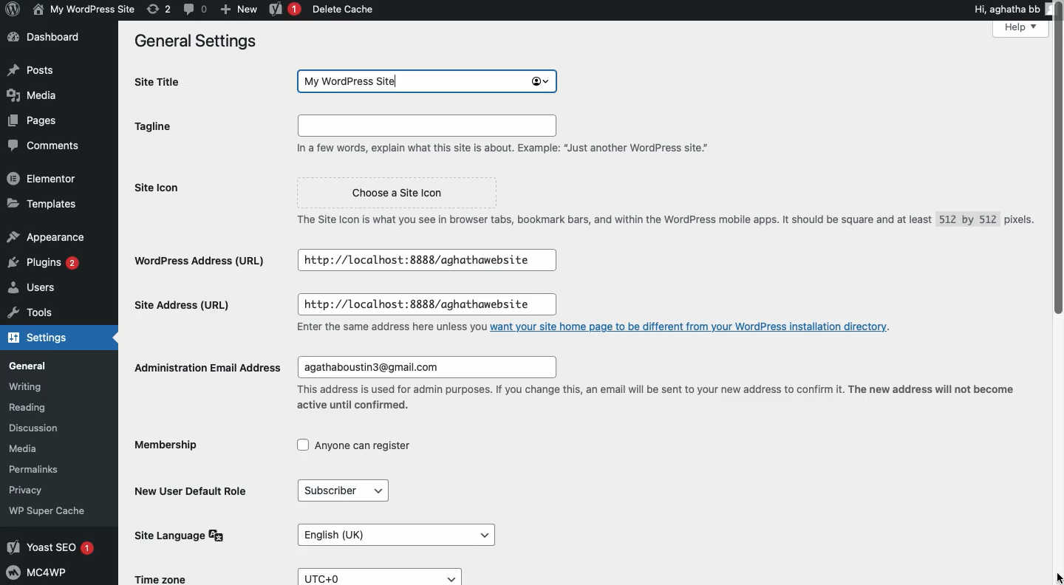 The width and height of the screenshot is (1064, 585). Describe the element at coordinates (165, 581) in the screenshot. I see `Time Zone` at that location.